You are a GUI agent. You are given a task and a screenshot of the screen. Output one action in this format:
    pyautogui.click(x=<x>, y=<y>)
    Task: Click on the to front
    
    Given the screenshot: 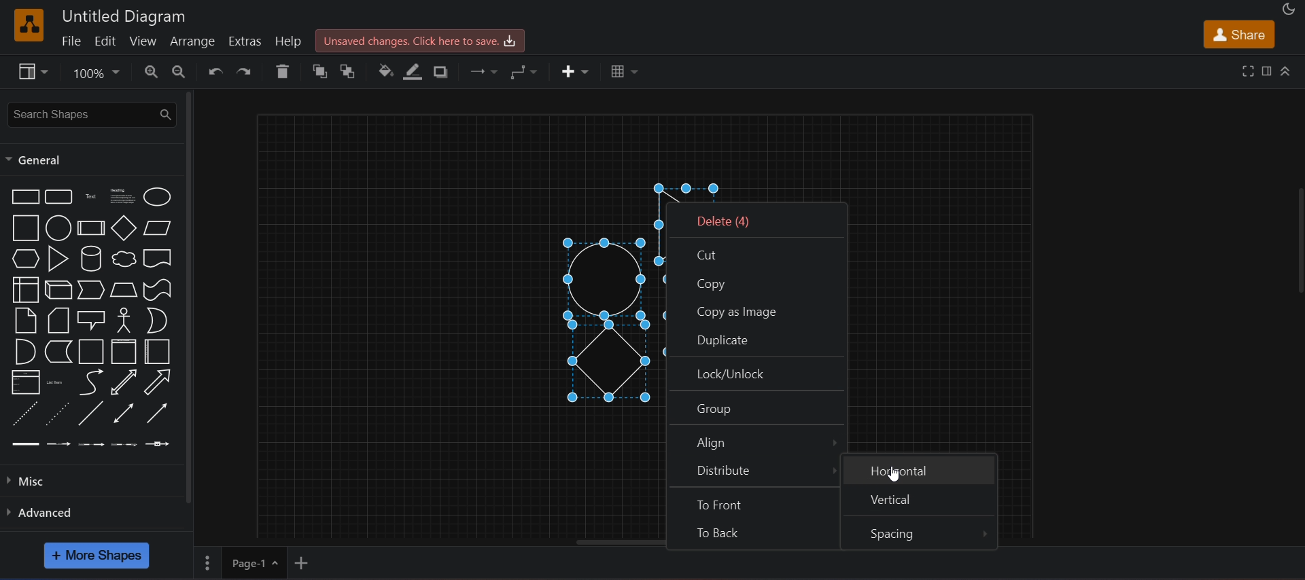 What is the action you would take?
    pyautogui.click(x=322, y=72)
    